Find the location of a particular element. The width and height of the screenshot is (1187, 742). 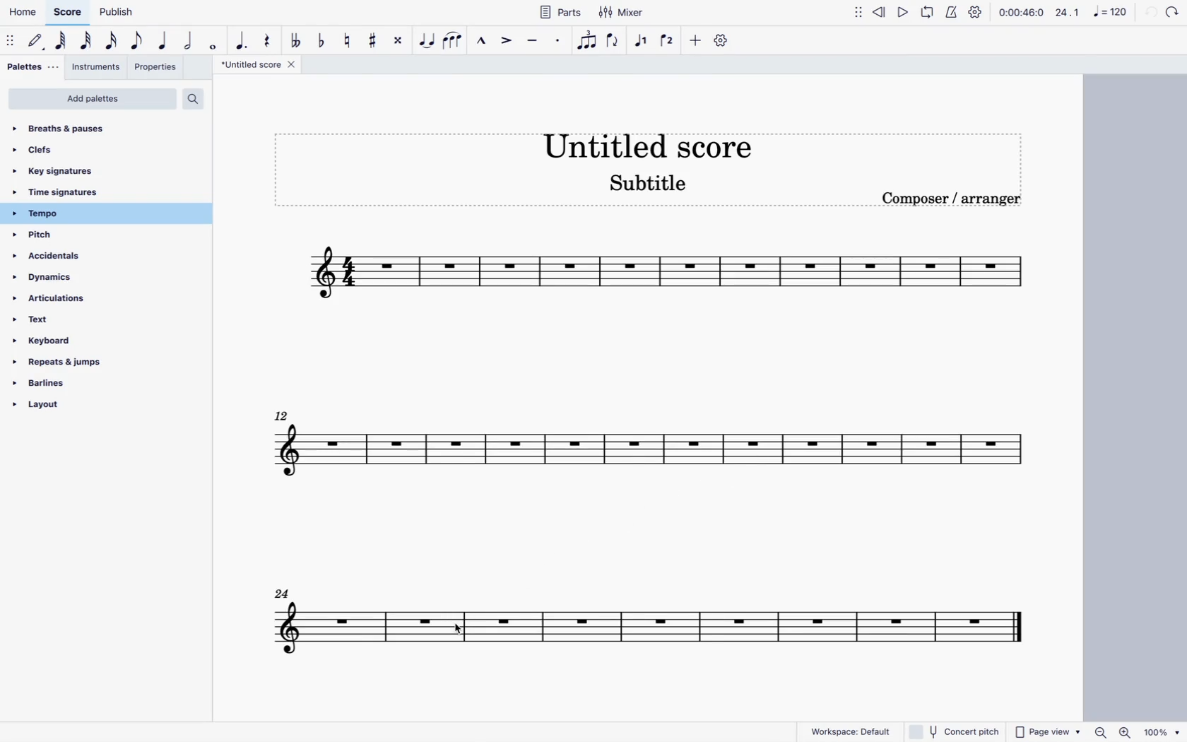

clefs is located at coordinates (47, 153).